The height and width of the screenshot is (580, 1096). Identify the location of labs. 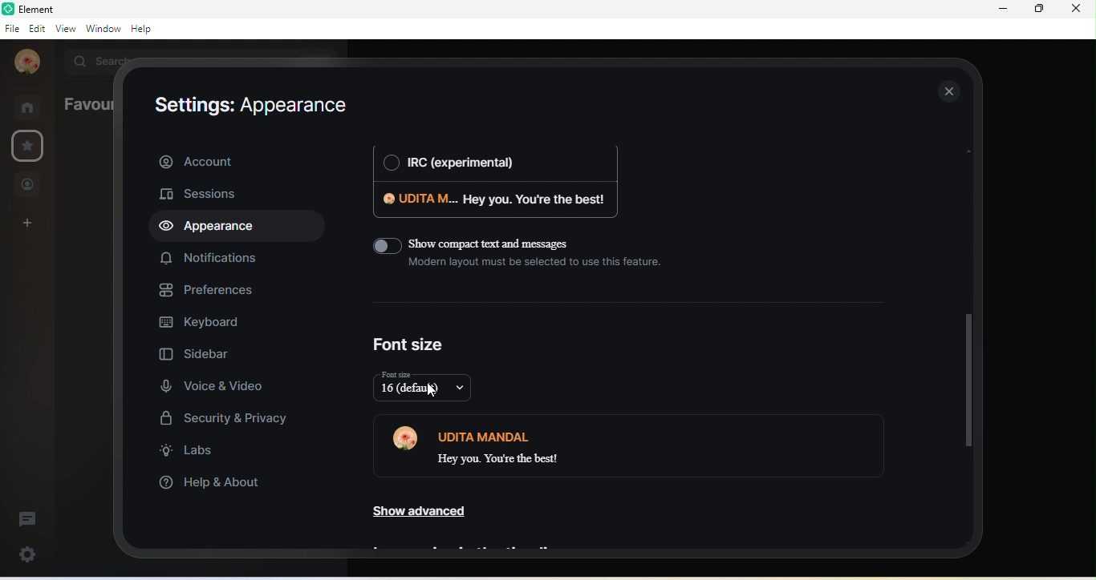
(191, 453).